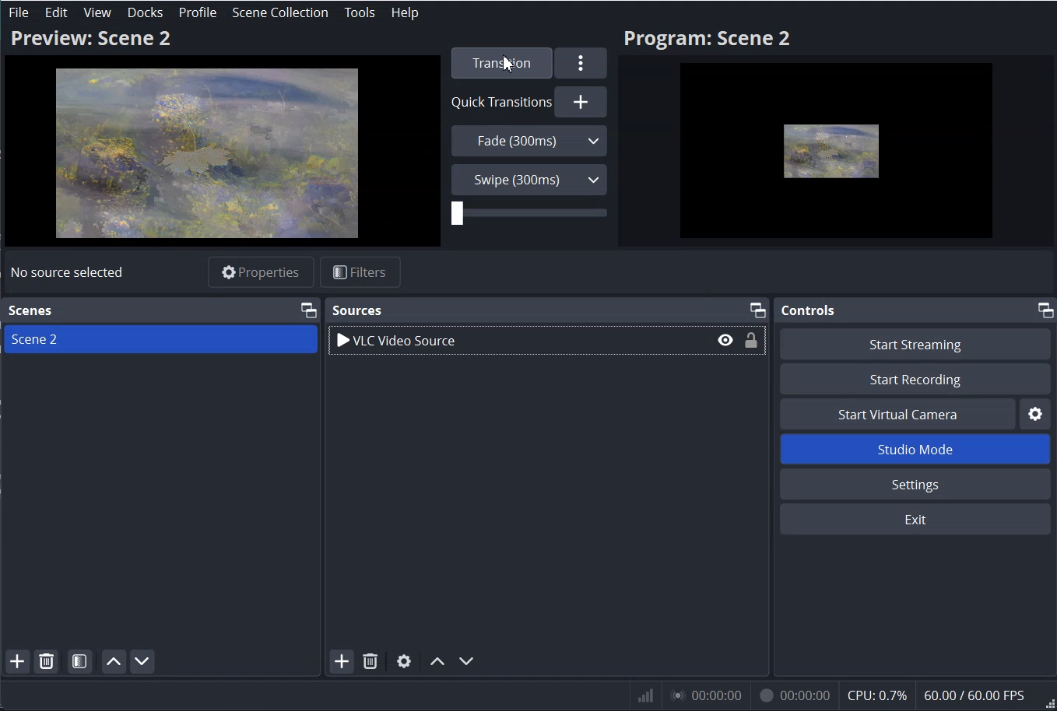  Describe the element at coordinates (837, 137) in the screenshot. I see `Preview scene 2 ` at that location.